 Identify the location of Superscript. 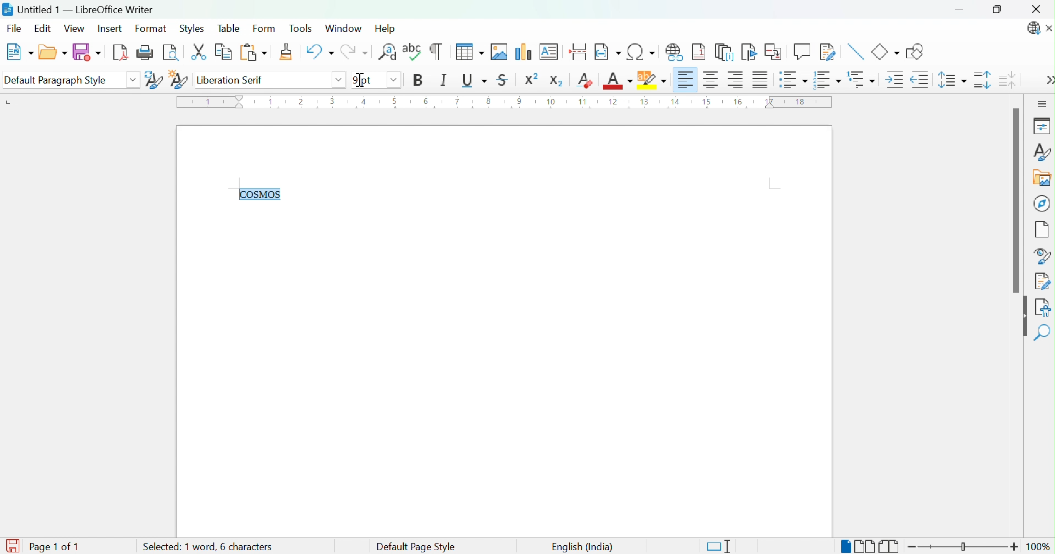
(533, 79).